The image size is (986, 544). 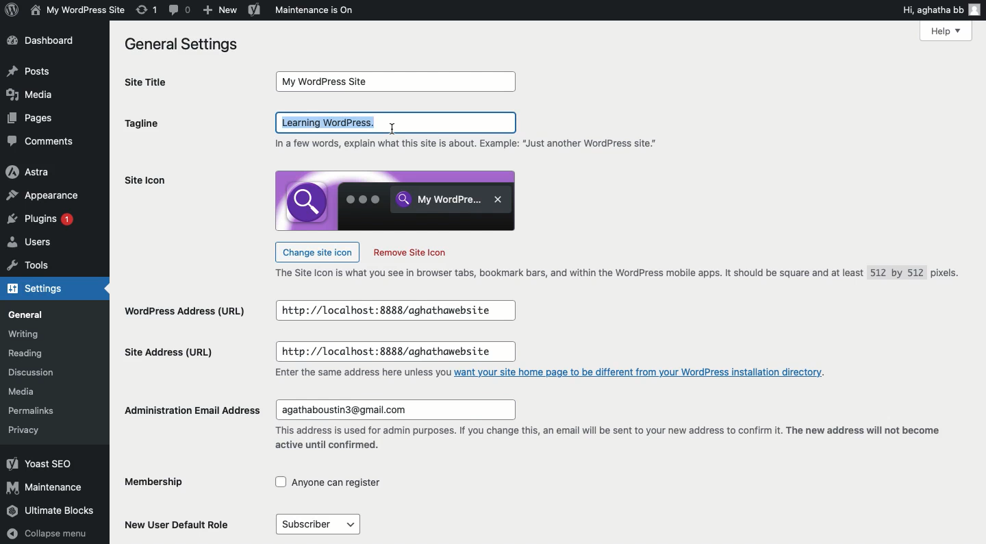 What do you see at coordinates (76, 10) in the screenshot?
I see `My WordPress Site` at bounding box center [76, 10].